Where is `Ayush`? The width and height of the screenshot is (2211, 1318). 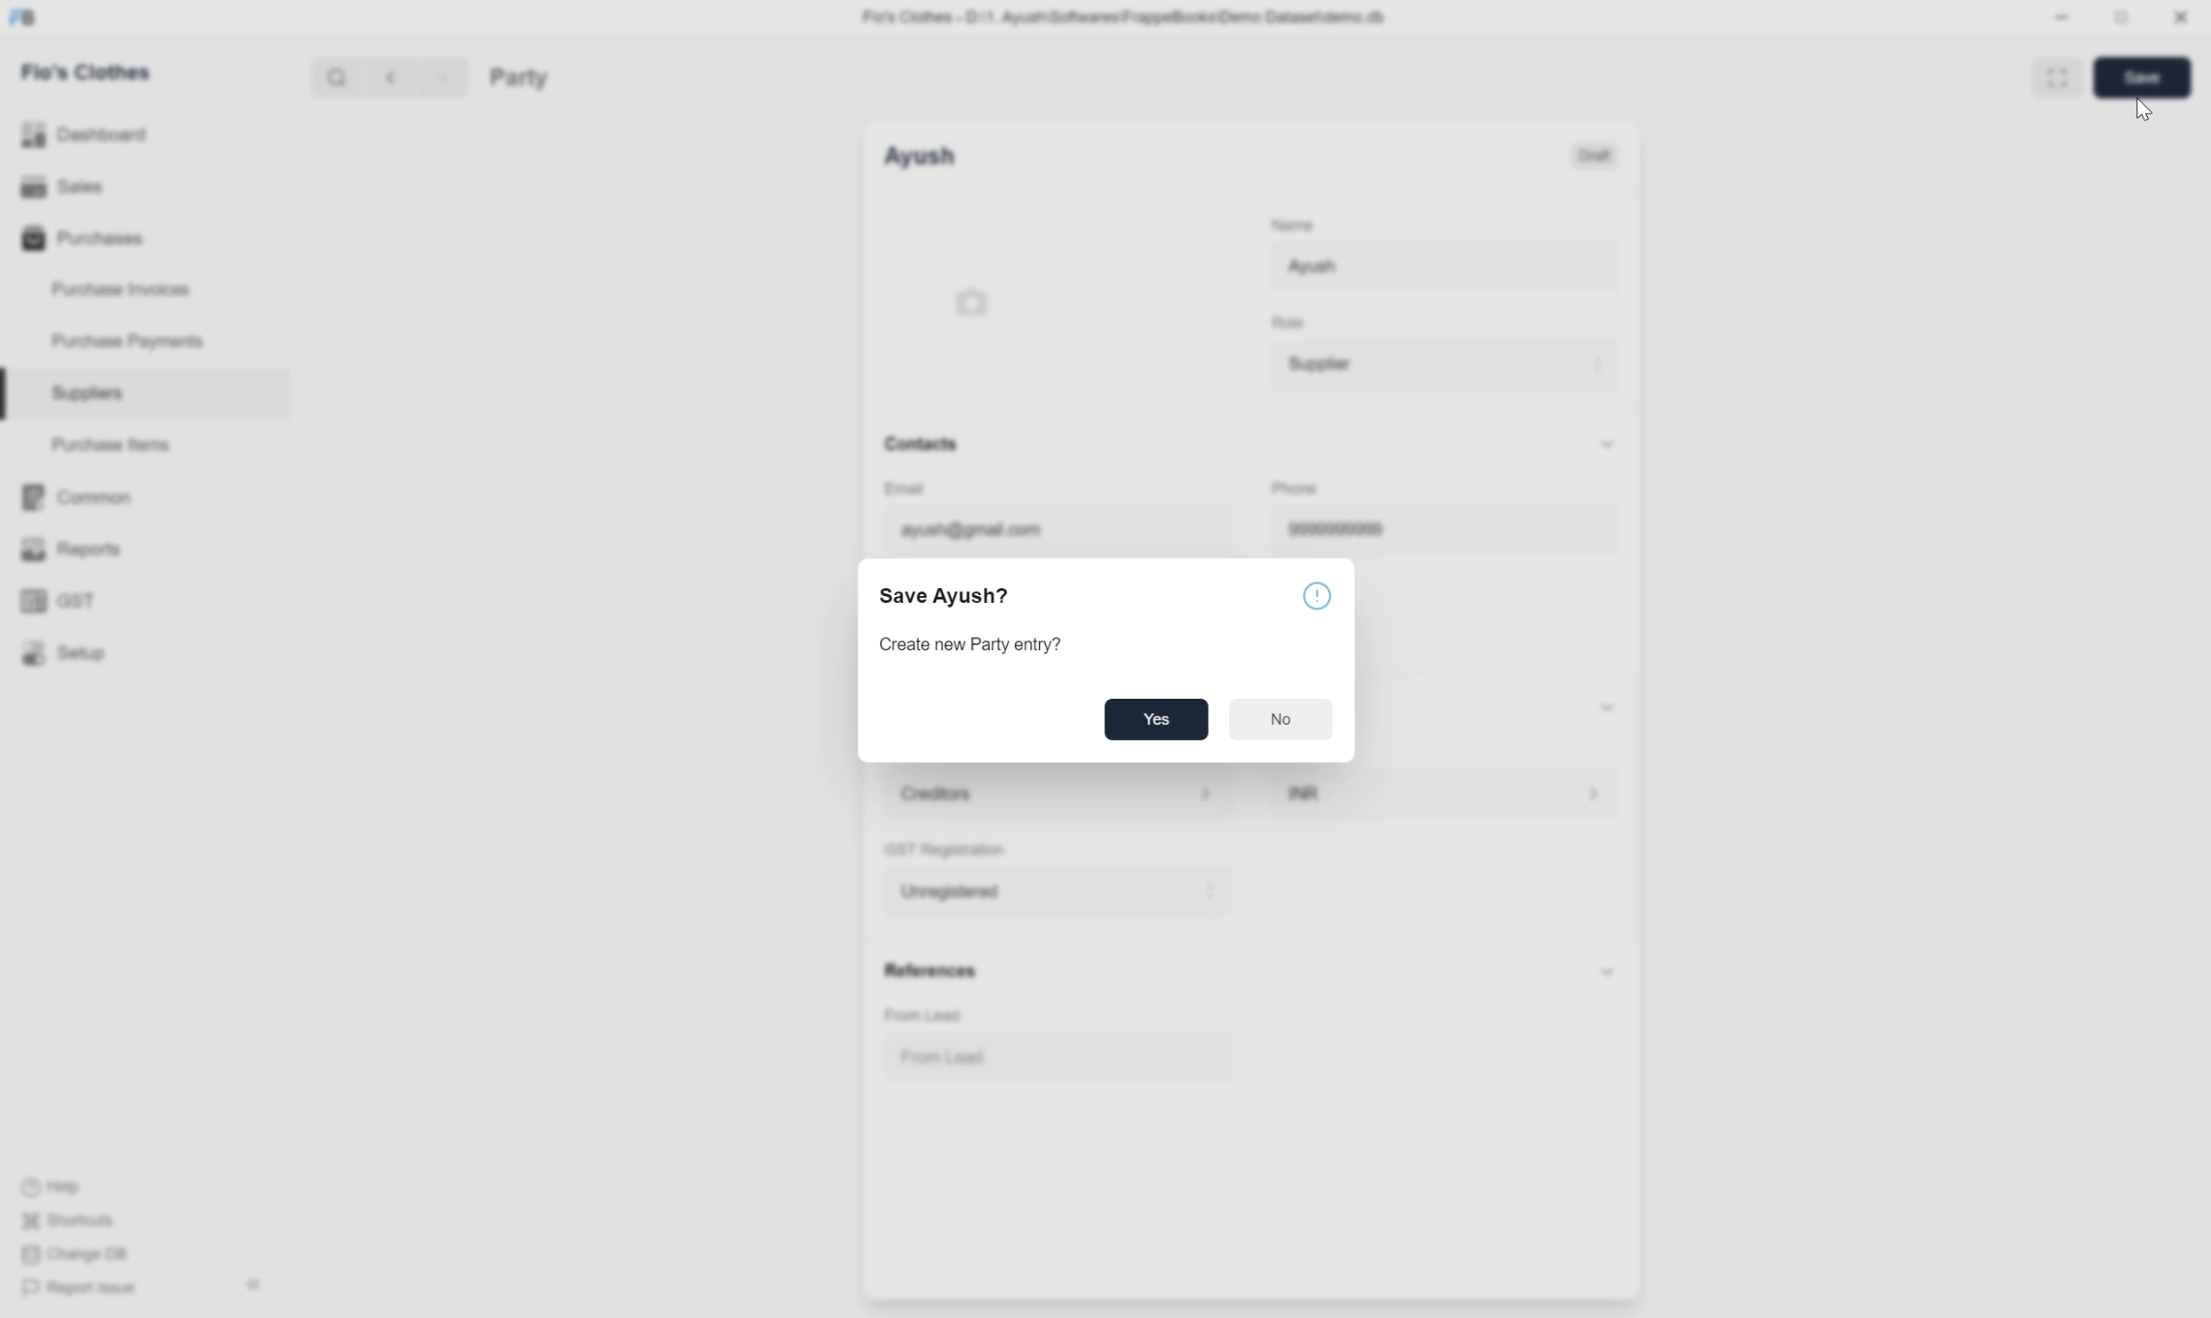 Ayush is located at coordinates (1445, 267).